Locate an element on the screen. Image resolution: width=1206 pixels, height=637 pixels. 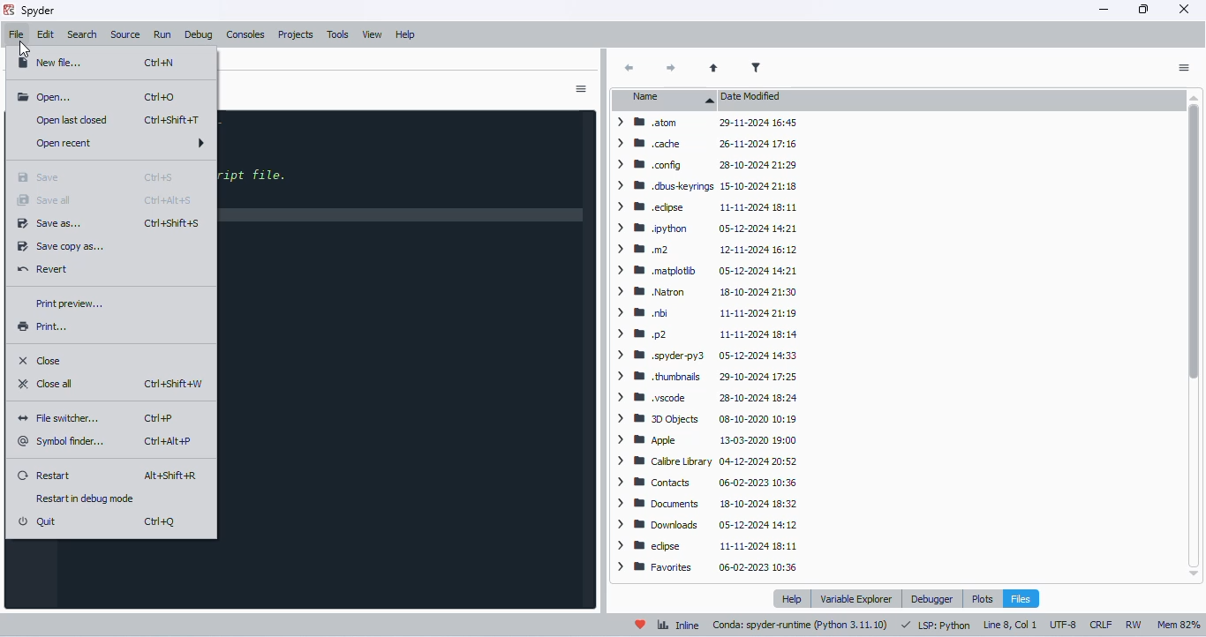
quit is located at coordinates (41, 522).